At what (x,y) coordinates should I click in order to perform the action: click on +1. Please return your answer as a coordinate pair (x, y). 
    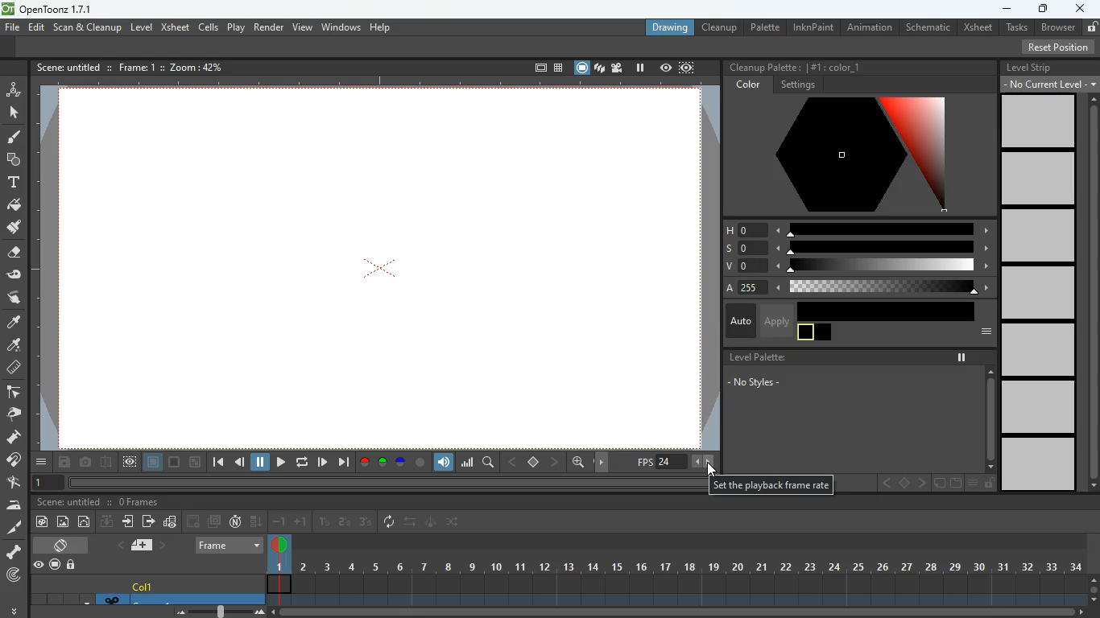
    Looking at the image, I should click on (301, 521).